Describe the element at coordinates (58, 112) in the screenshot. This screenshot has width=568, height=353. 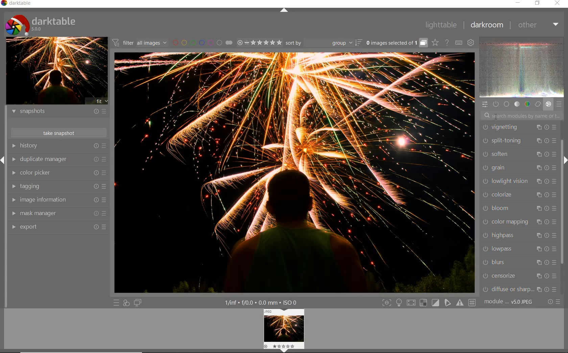
I see `snapshots` at that location.